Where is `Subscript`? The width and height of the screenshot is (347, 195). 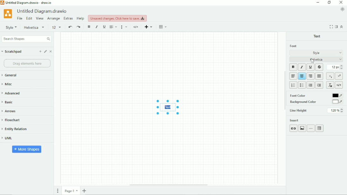 Subscript is located at coordinates (330, 76).